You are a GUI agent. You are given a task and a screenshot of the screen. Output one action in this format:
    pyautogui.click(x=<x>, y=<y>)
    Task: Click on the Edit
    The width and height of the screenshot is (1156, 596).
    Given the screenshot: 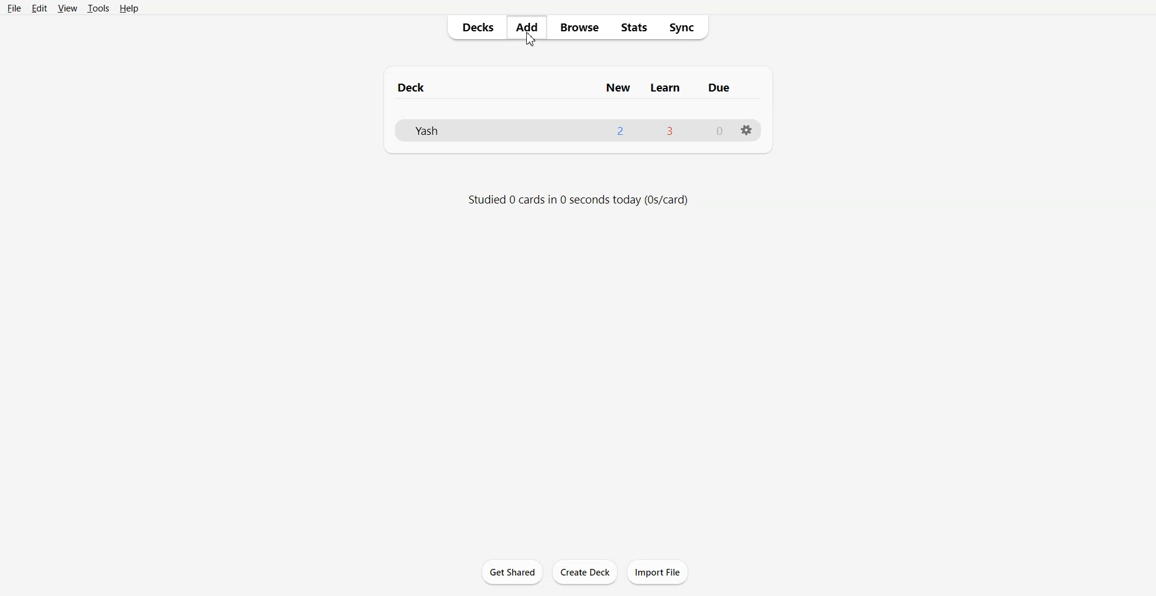 What is the action you would take?
    pyautogui.click(x=39, y=8)
    